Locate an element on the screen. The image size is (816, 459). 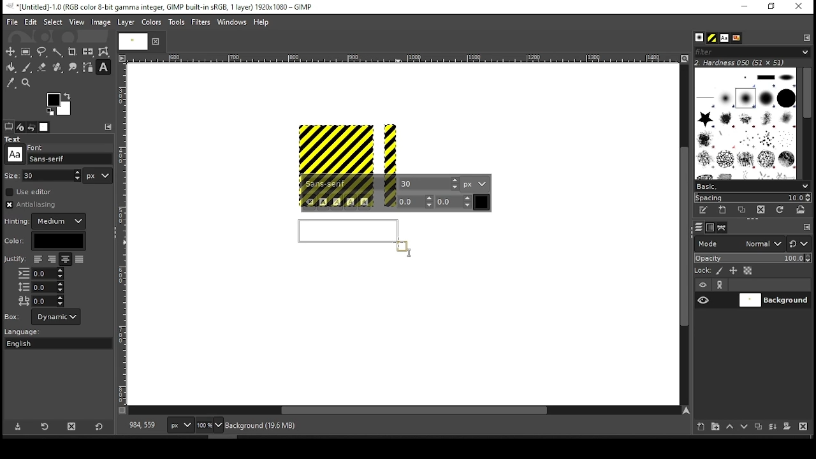
mask  layer is located at coordinates (787, 427).